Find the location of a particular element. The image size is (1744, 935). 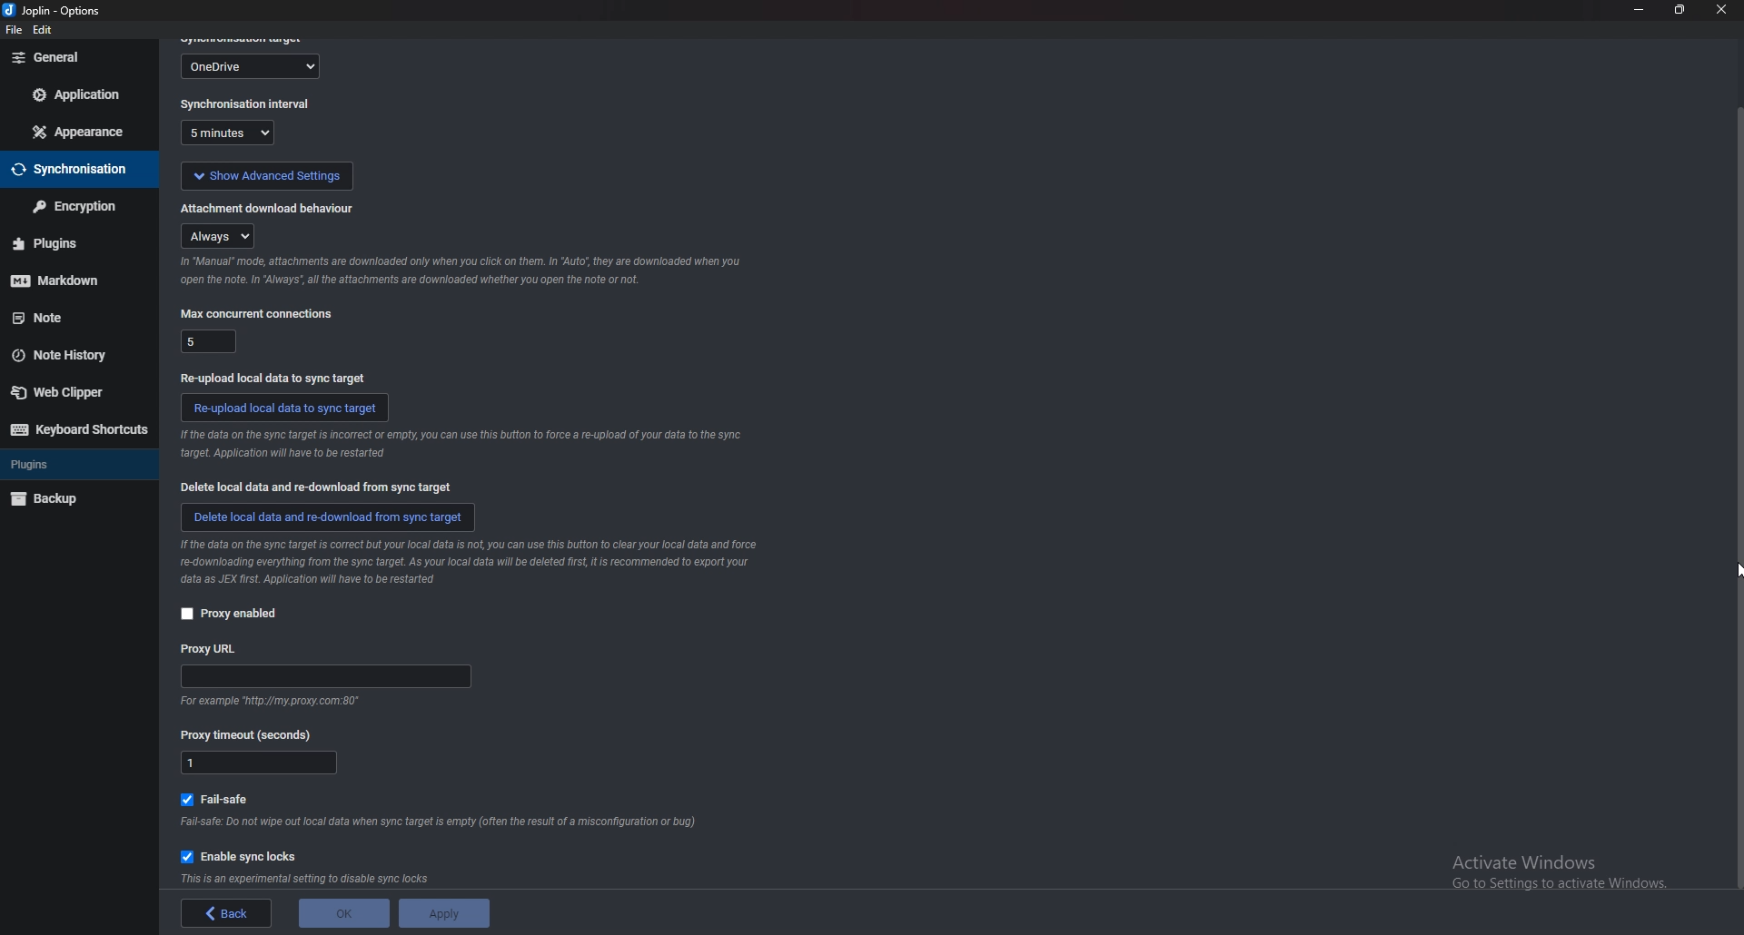

info is located at coordinates (441, 822).